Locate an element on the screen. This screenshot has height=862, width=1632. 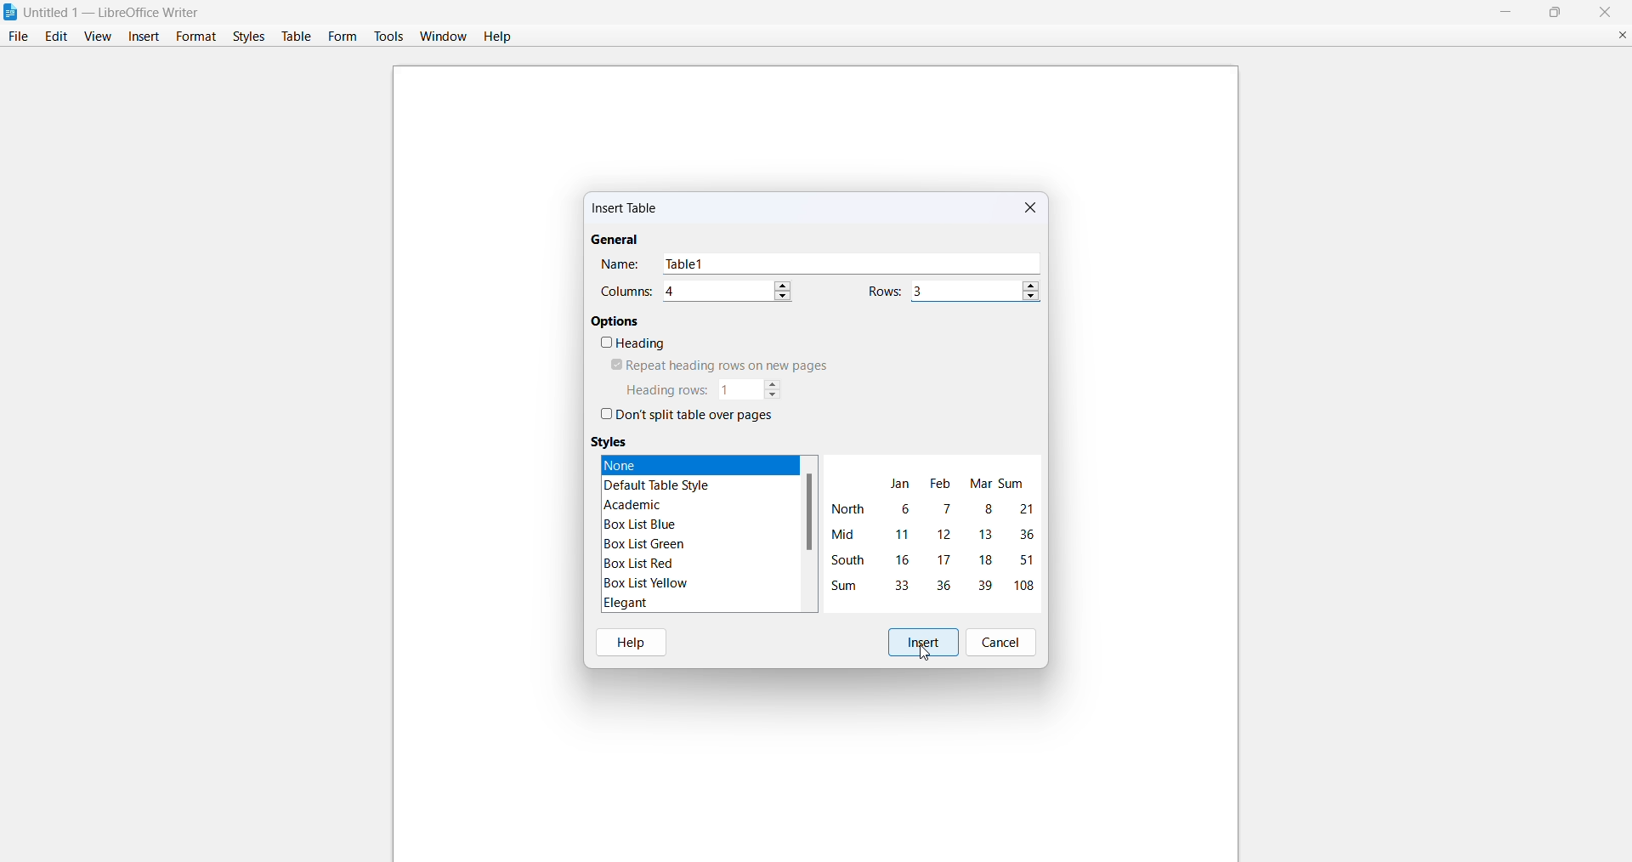
cursor is located at coordinates (926, 654).